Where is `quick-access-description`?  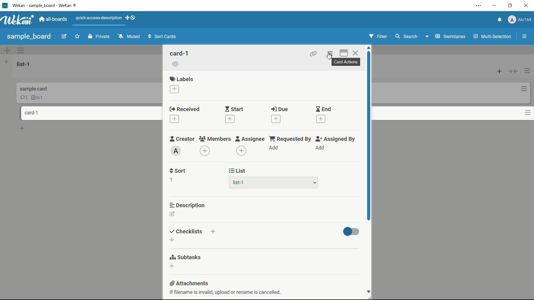 quick-access-description is located at coordinates (98, 17).